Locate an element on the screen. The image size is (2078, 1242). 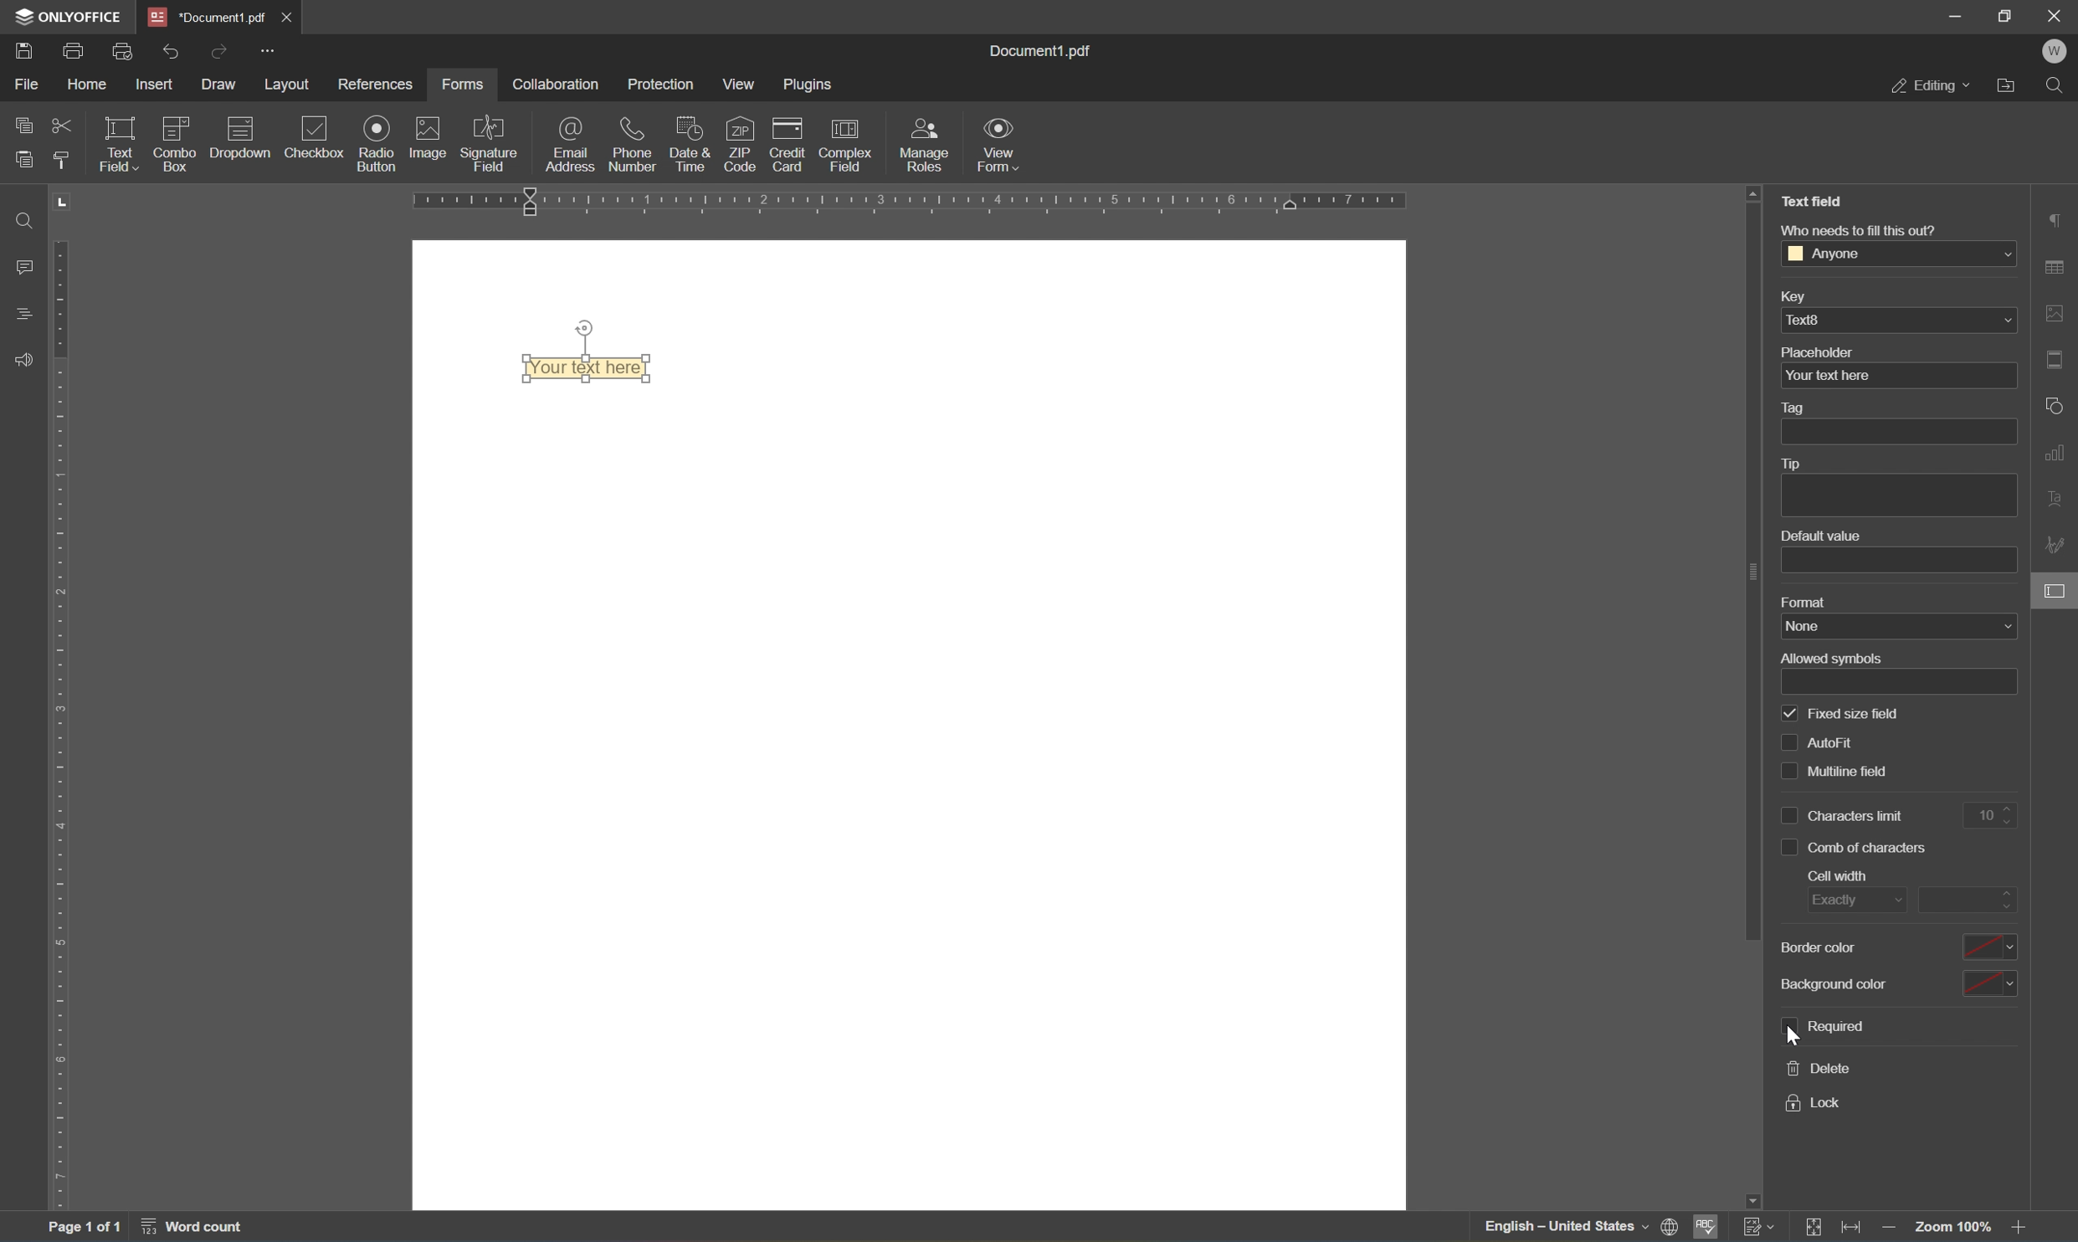
your text here is located at coordinates (1829, 375).